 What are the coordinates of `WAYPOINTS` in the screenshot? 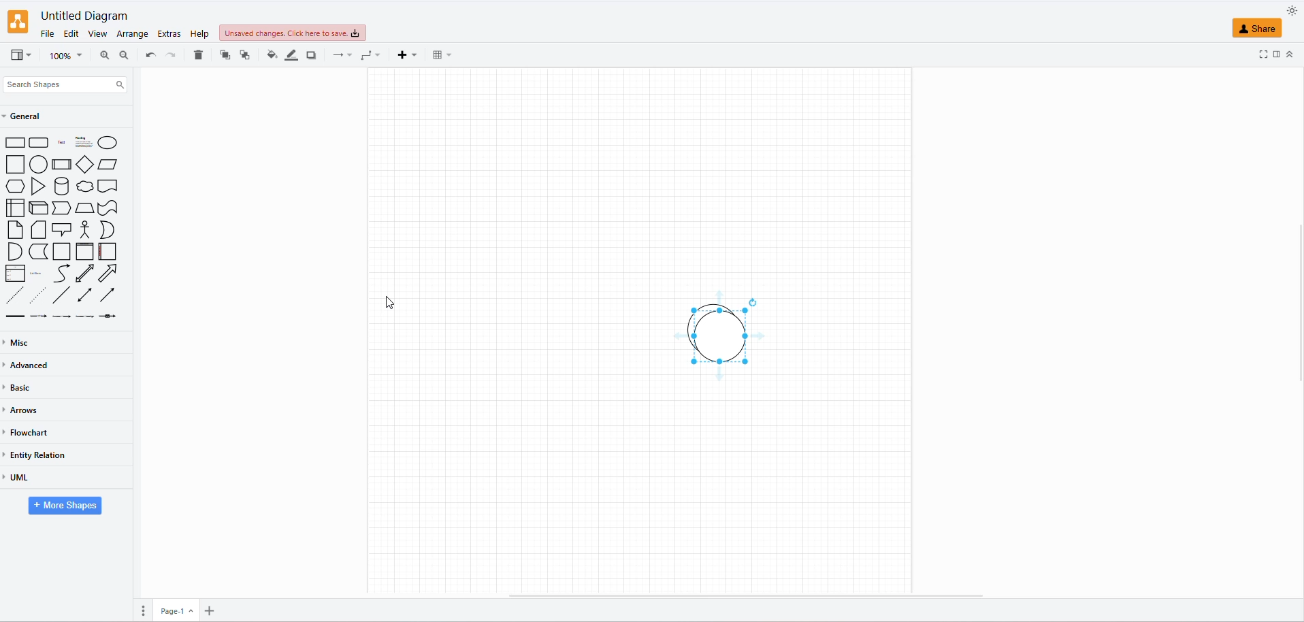 It's located at (368, 58).